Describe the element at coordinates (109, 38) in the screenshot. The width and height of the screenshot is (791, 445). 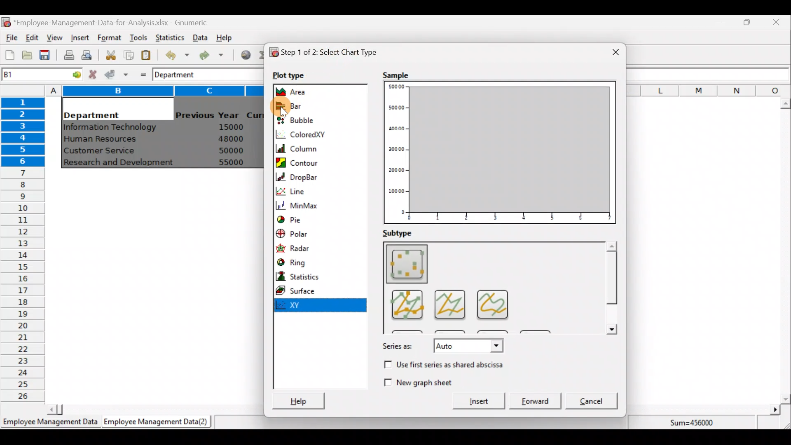
I see `Format` at that location.